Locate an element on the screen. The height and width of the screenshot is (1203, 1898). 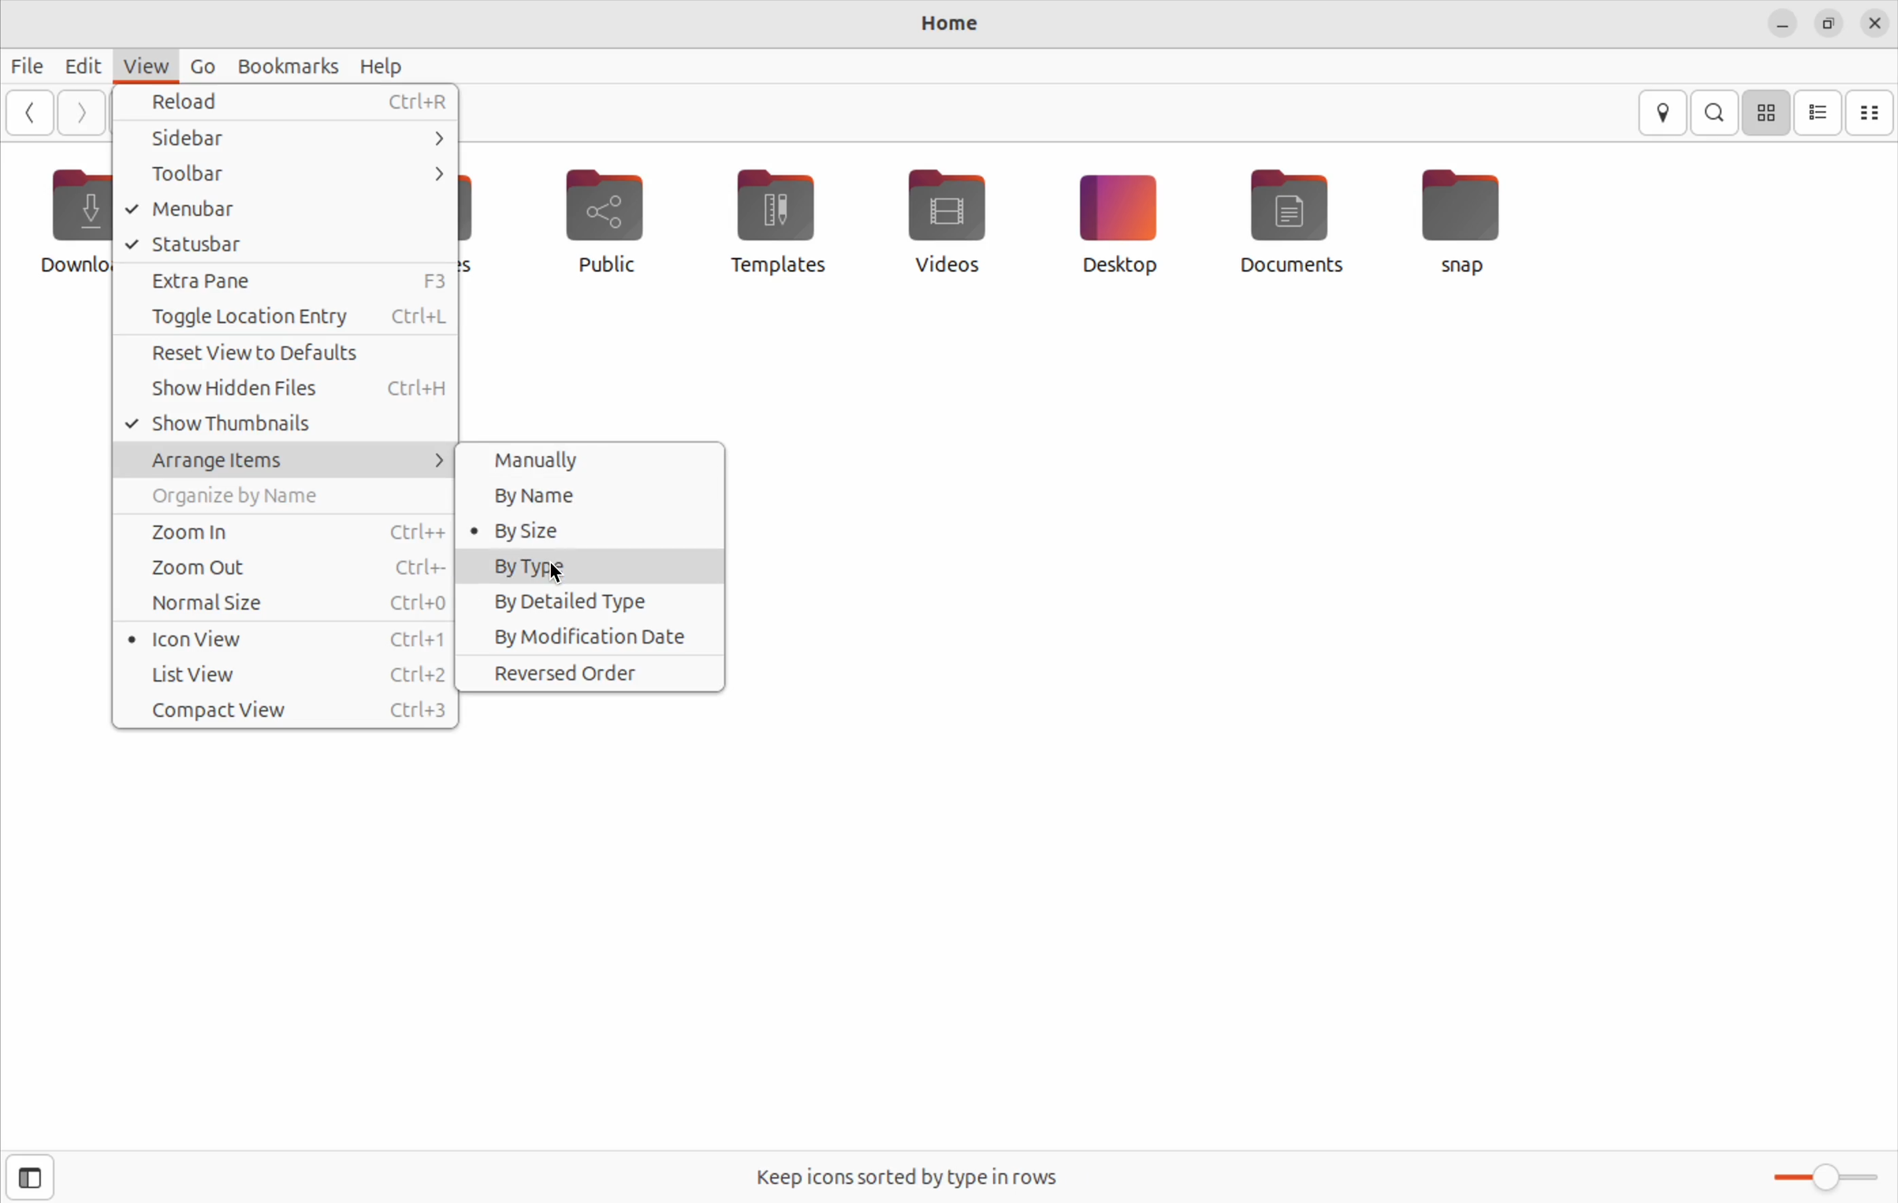
show hidden files is located at coordinates (286, 389).